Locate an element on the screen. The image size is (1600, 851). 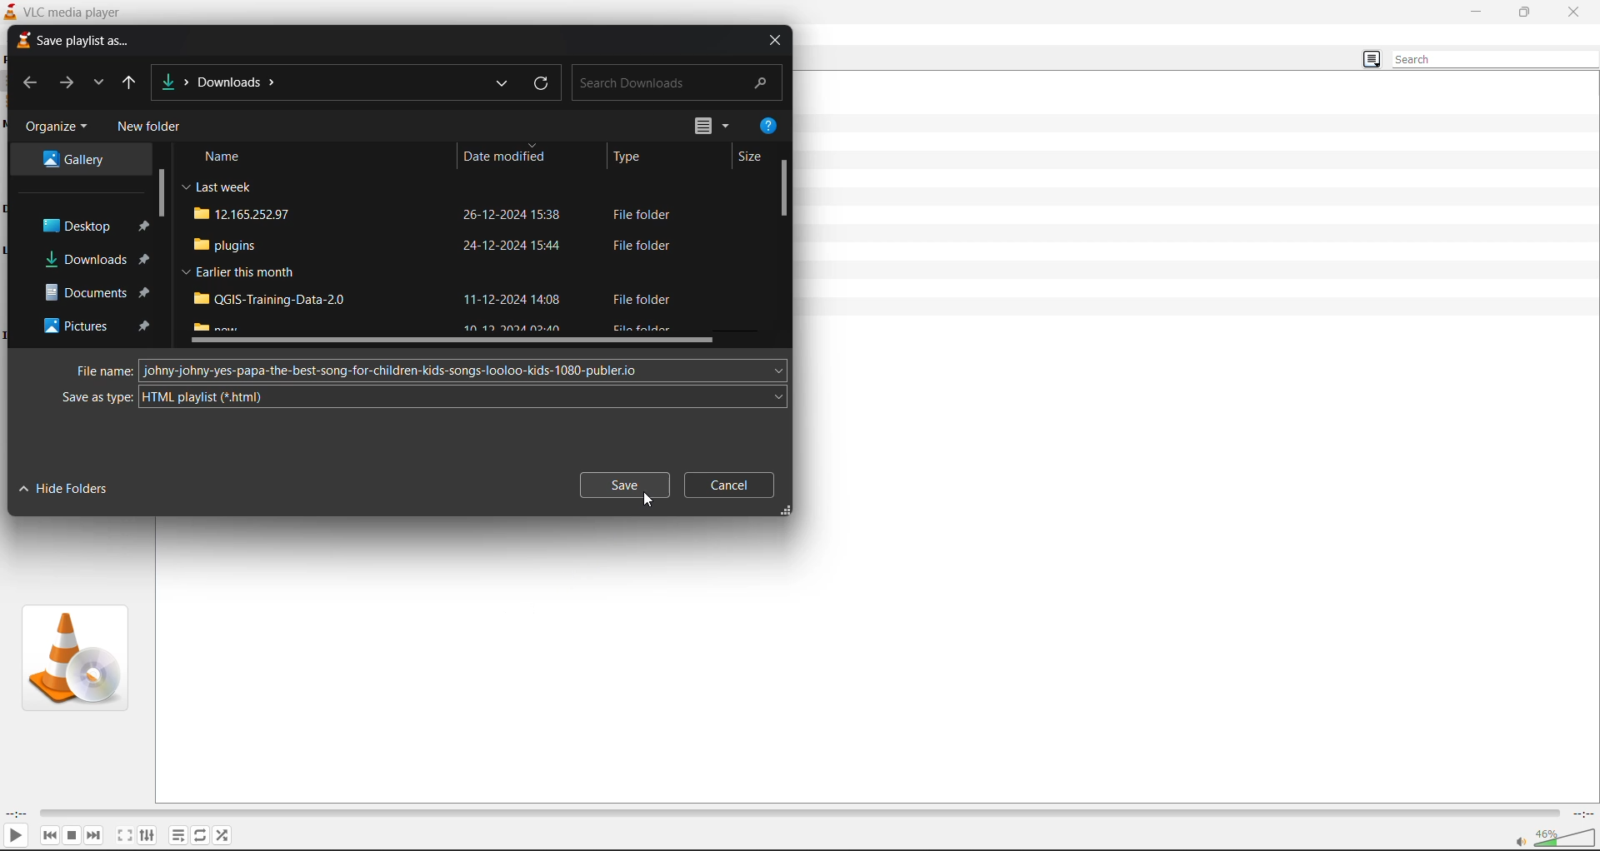
documents is located at coordinates (92, 292).